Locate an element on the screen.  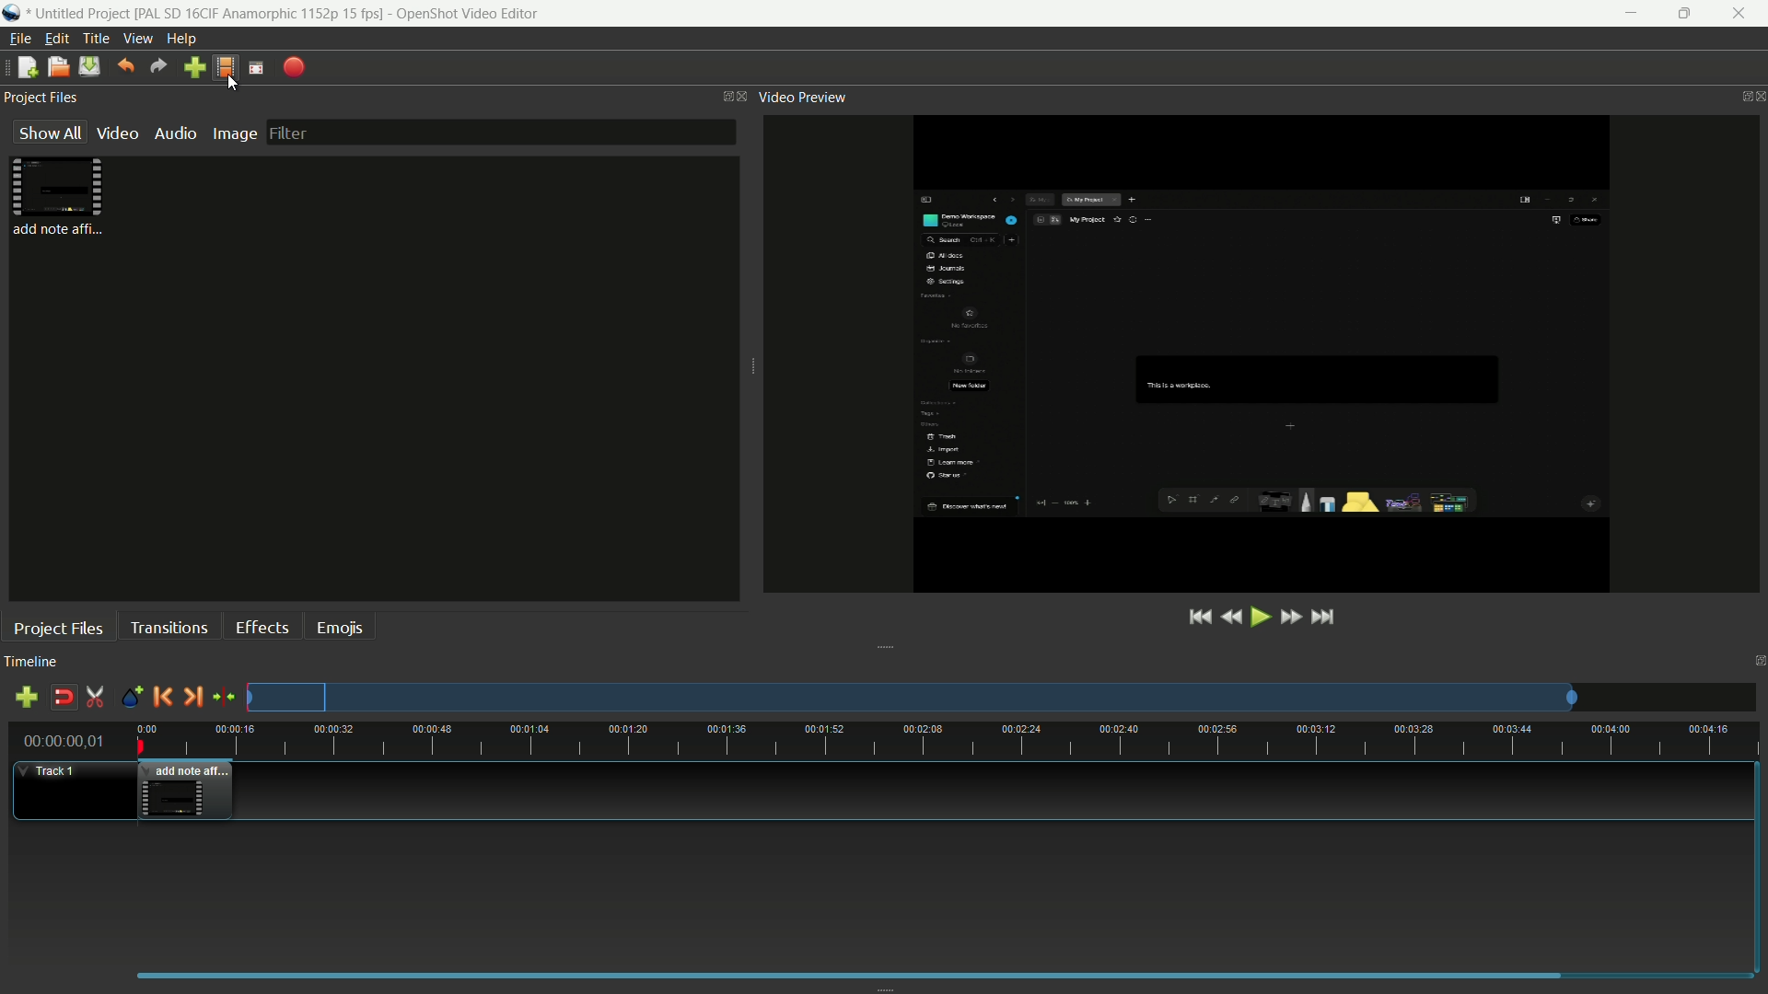
video preview is located at coordinates (802, 98).